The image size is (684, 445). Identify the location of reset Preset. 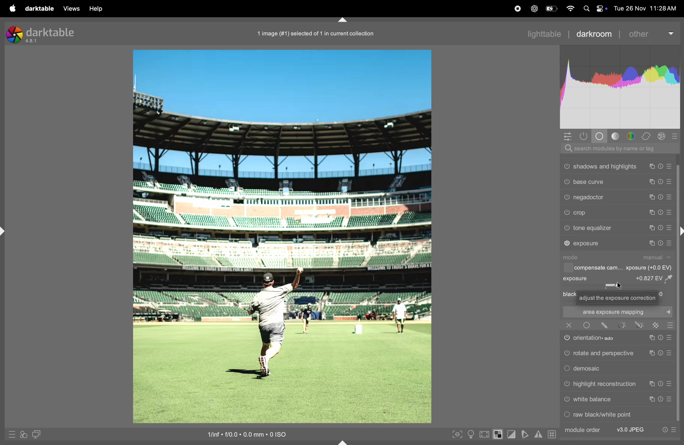
(660, 384).